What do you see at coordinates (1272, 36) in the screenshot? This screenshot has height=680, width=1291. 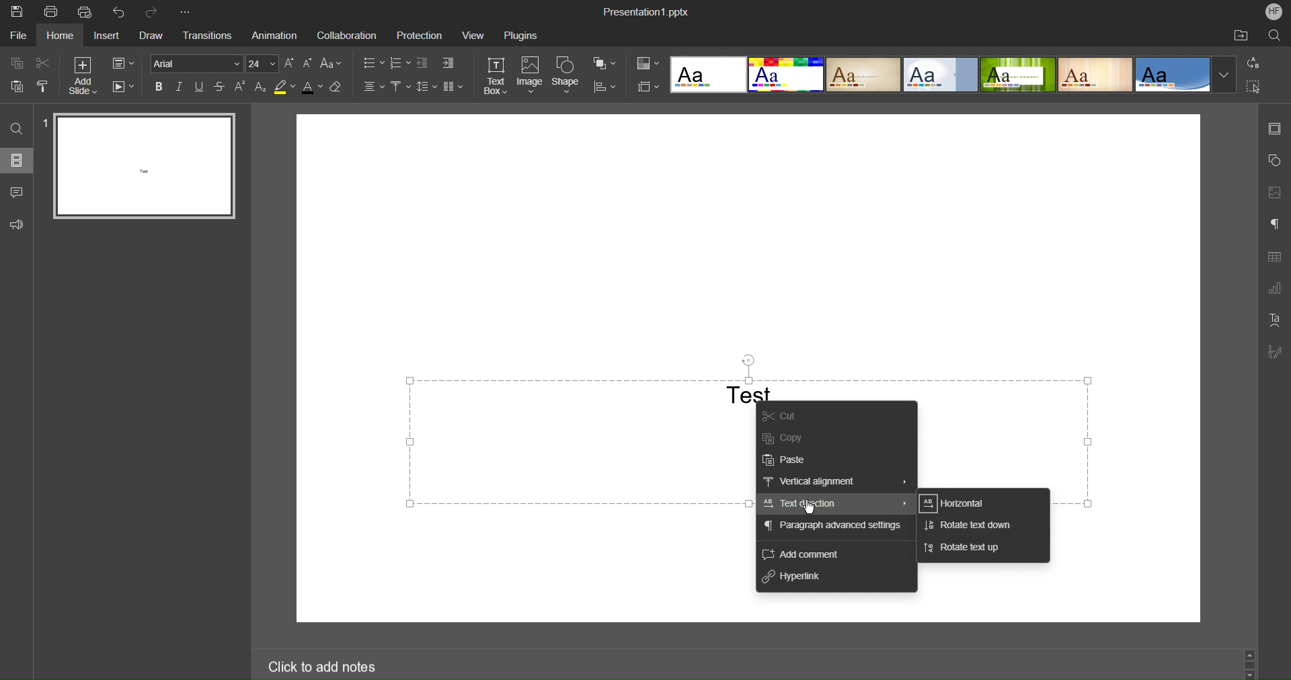 I see `Search` at bounding box center [1272, 36].